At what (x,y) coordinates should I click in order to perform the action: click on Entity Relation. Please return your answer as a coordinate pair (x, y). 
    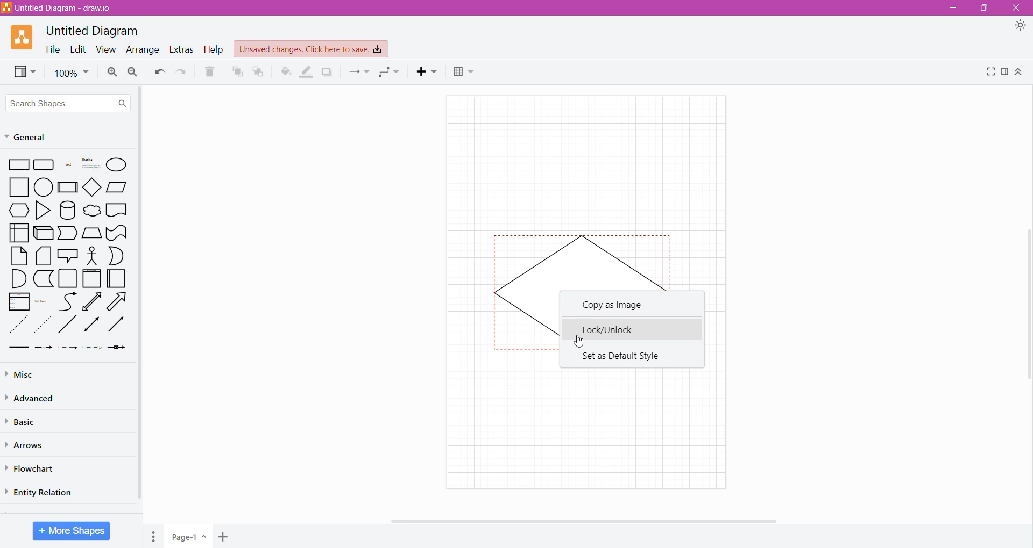
    Looking at the image, I should click on (42, 491).